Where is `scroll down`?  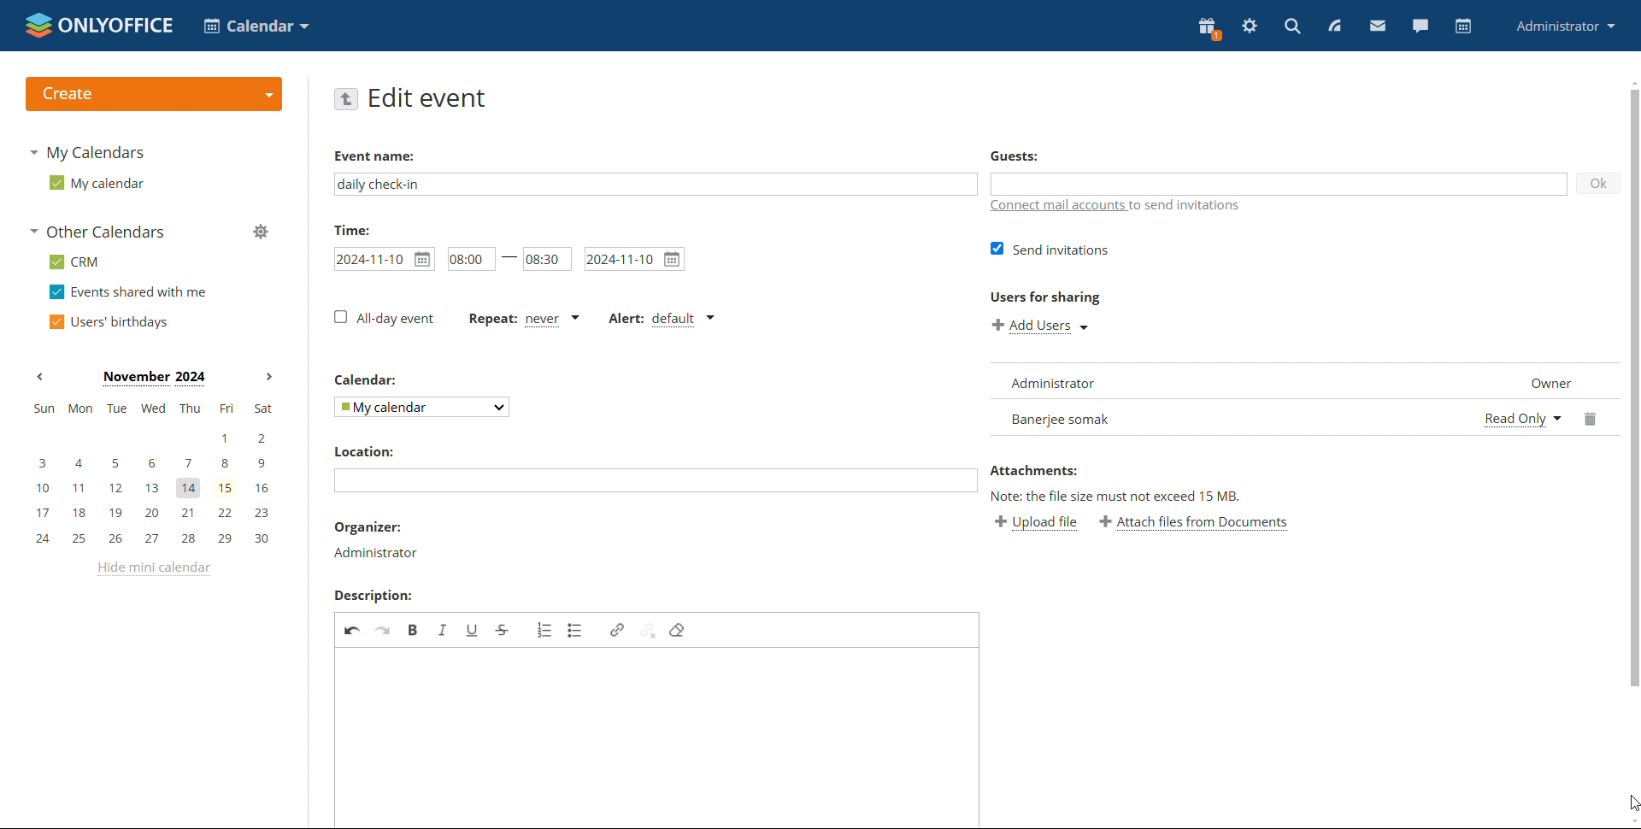 scroll down is located at coordinates (1631, 820).